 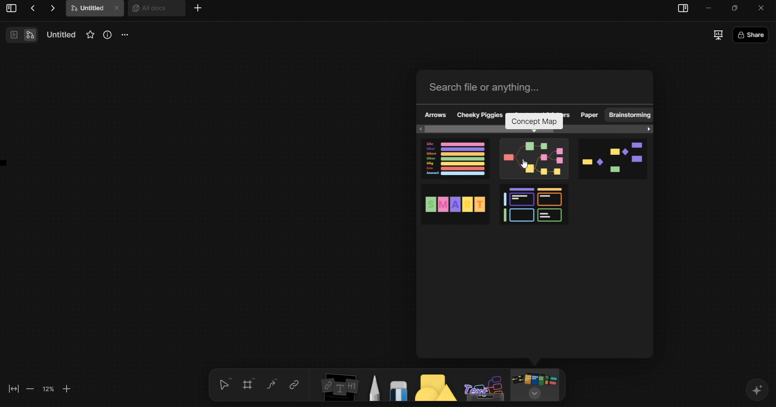 What do you see at coordinates (398, 388) in the screenshot?
I see `Eraser Tool` at bounding box center [398, 388].